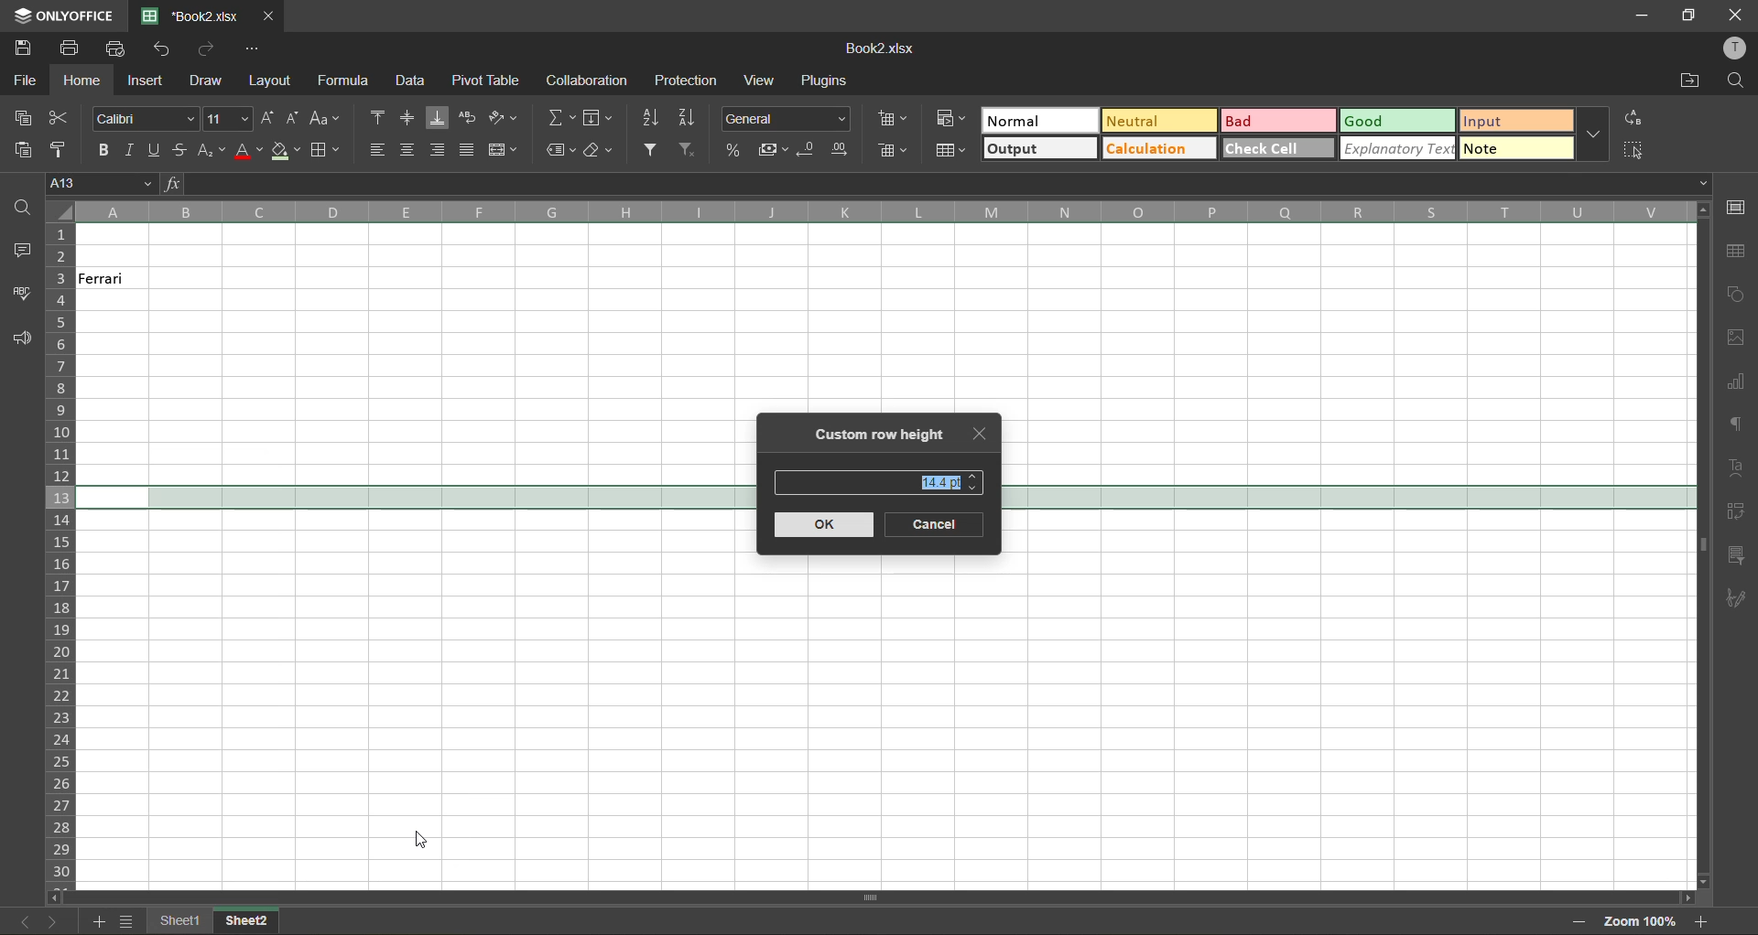  I want to click on sort descending, so click(692, 119).